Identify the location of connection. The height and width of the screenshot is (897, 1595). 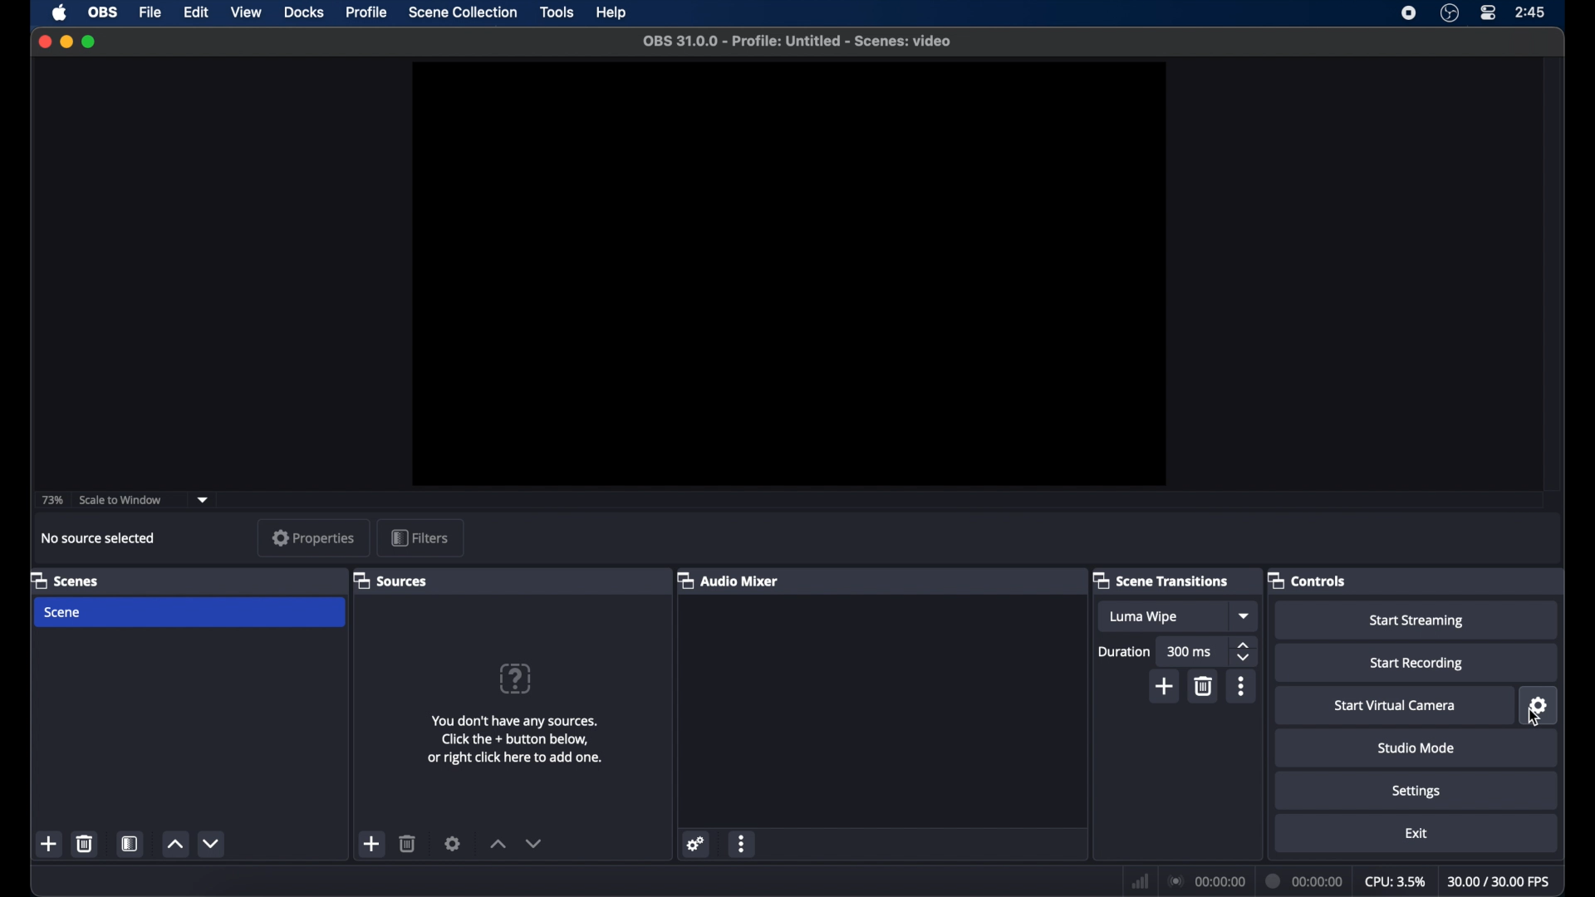
(1205, 880).